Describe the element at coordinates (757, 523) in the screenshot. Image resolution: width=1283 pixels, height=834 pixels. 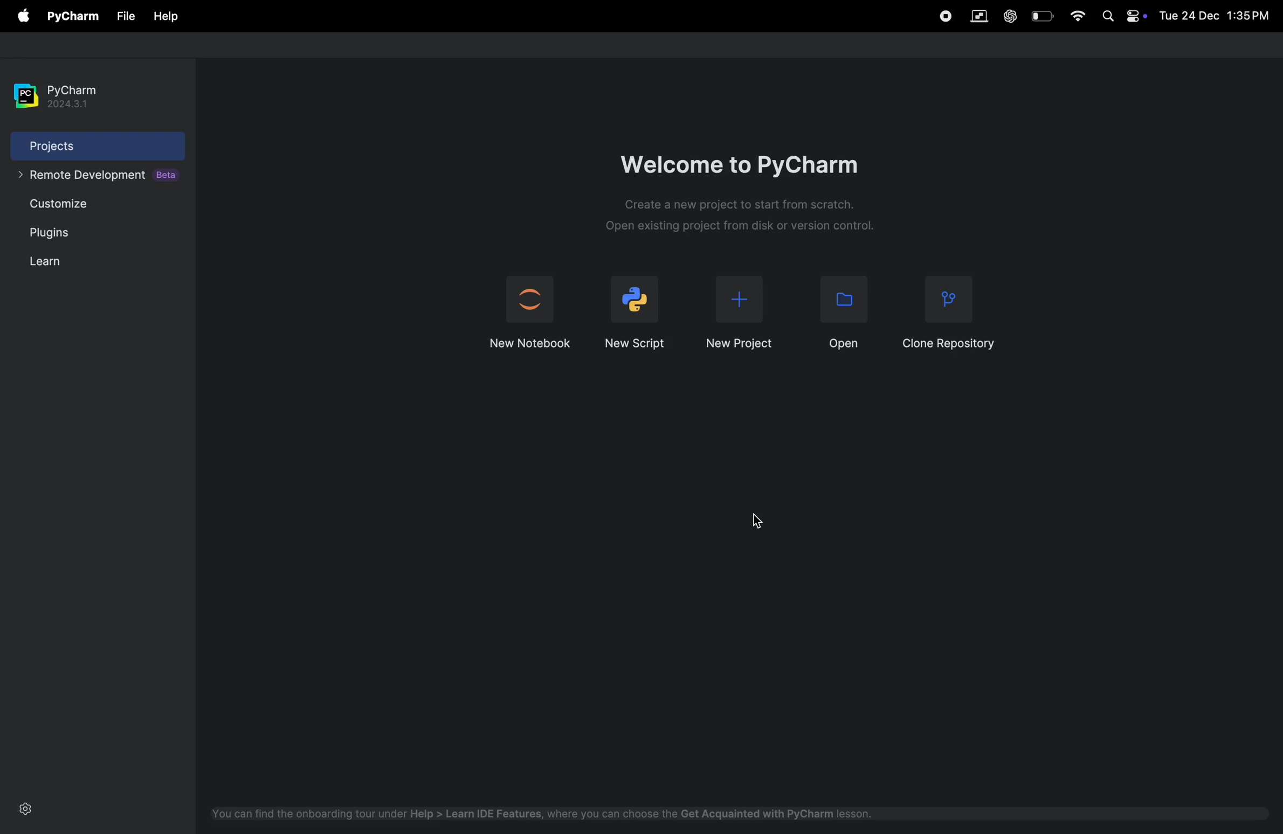
I see `cursor` at that location.